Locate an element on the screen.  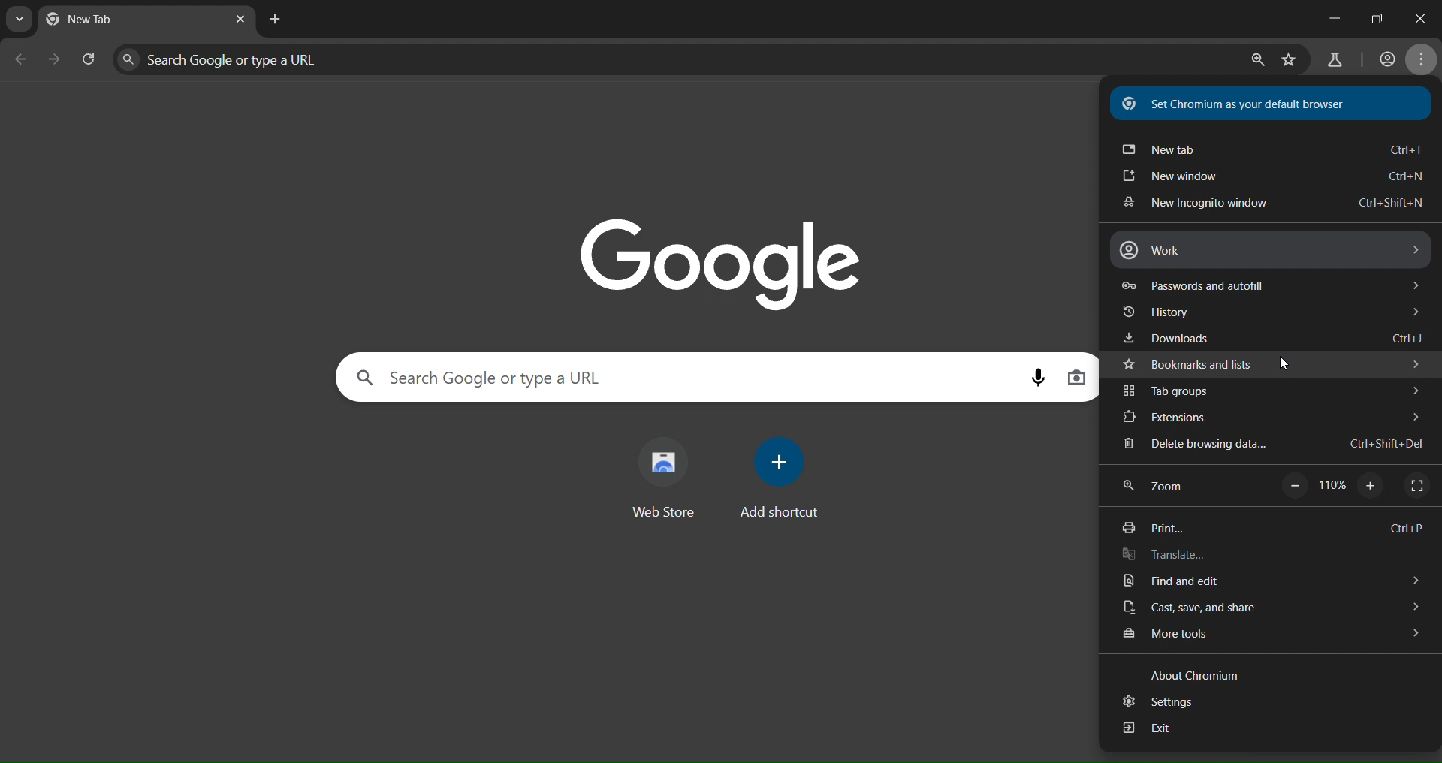
cast save and share is located at coordinates (1272, 609).